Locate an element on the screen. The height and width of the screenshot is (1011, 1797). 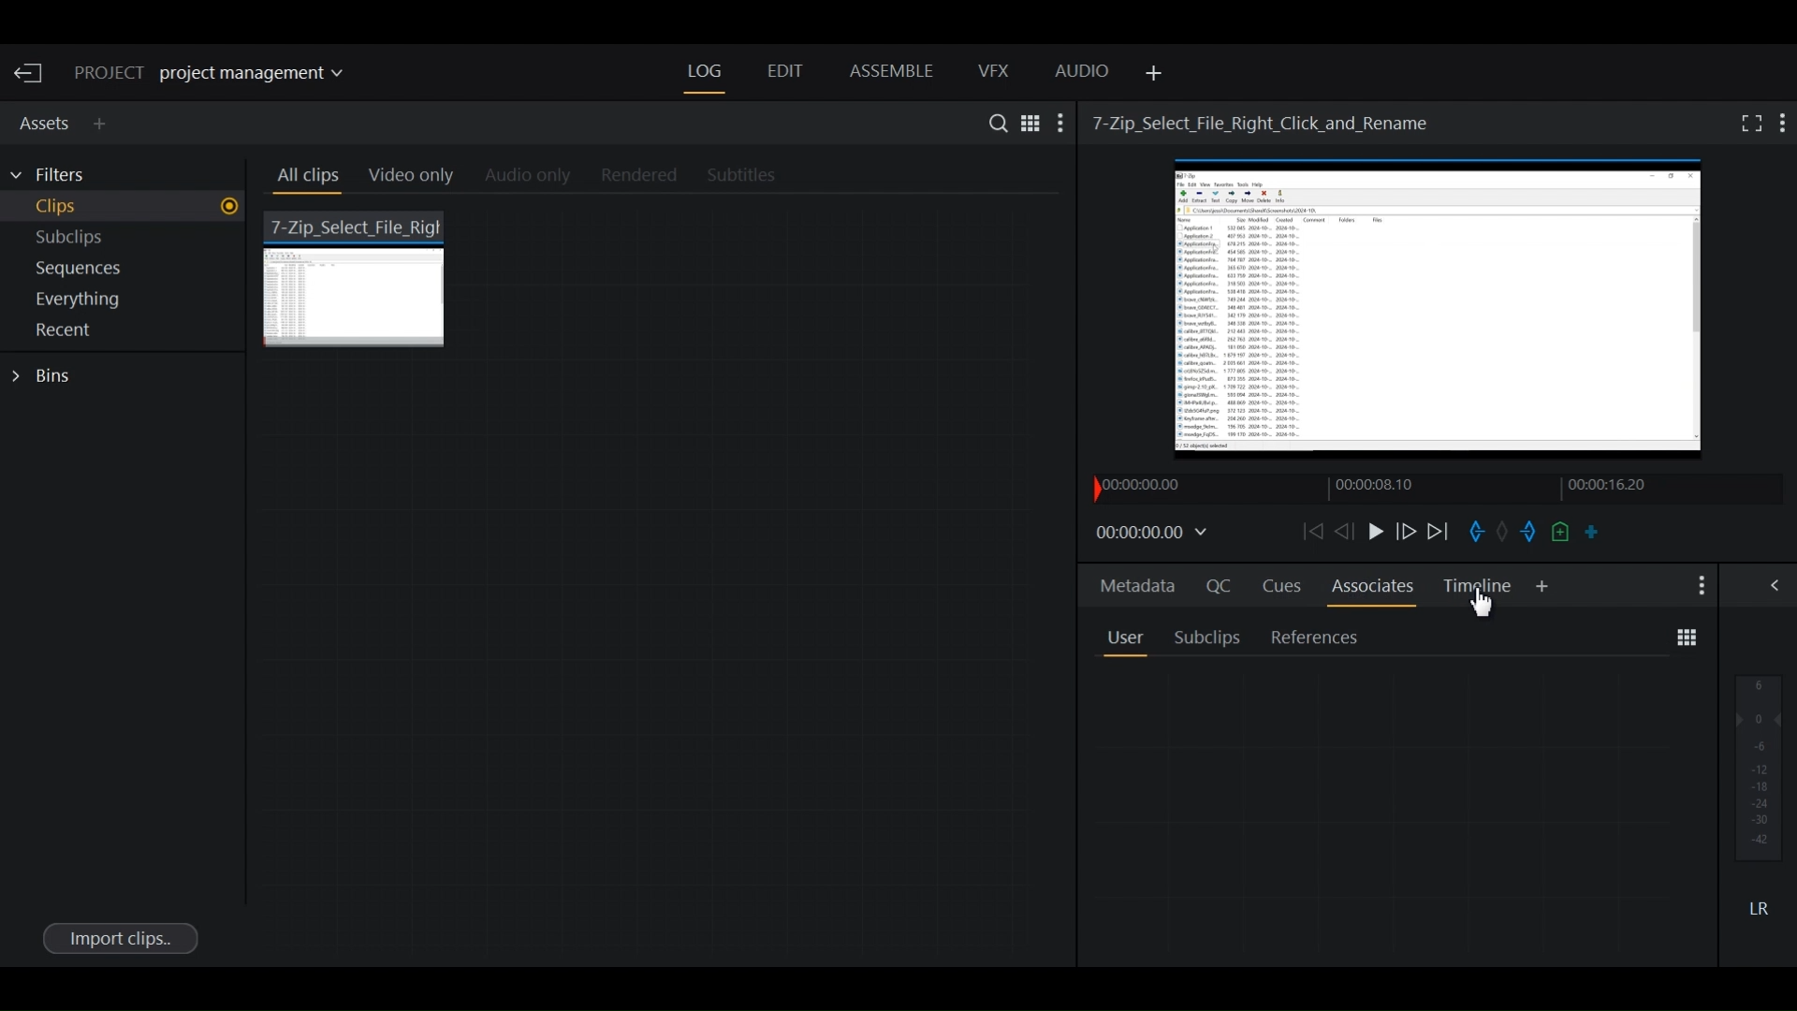
Subtitles is located at coordinates (752, 177).